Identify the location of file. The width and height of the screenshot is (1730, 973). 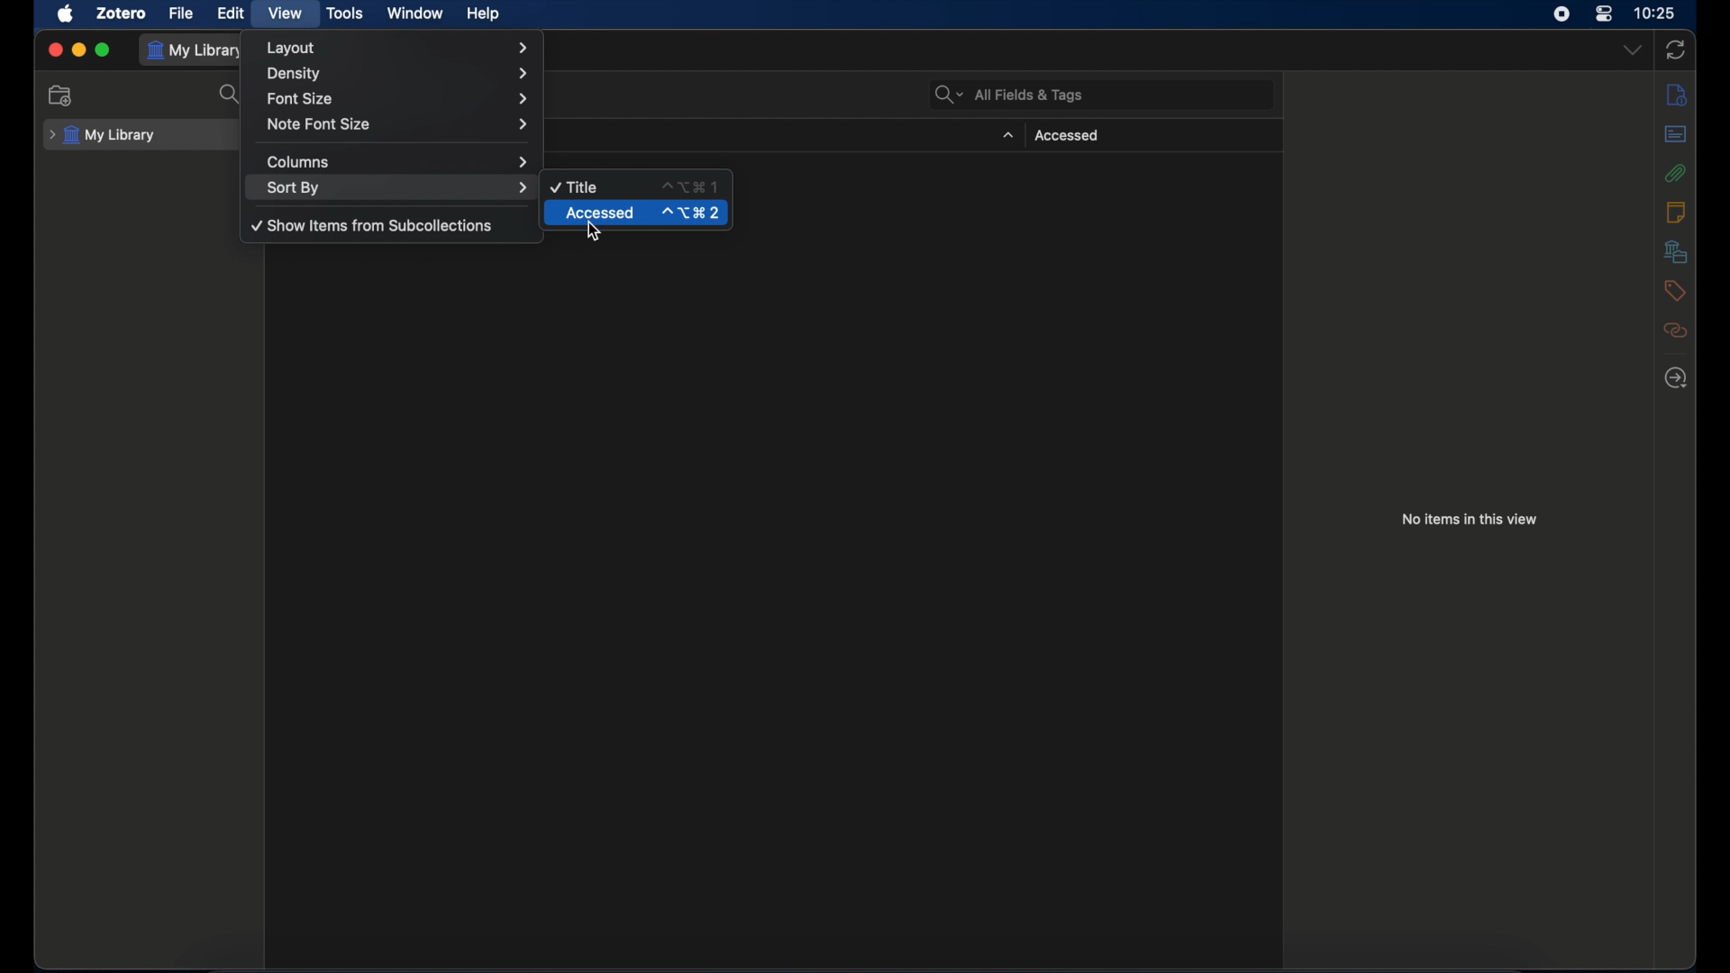
(180, 13).